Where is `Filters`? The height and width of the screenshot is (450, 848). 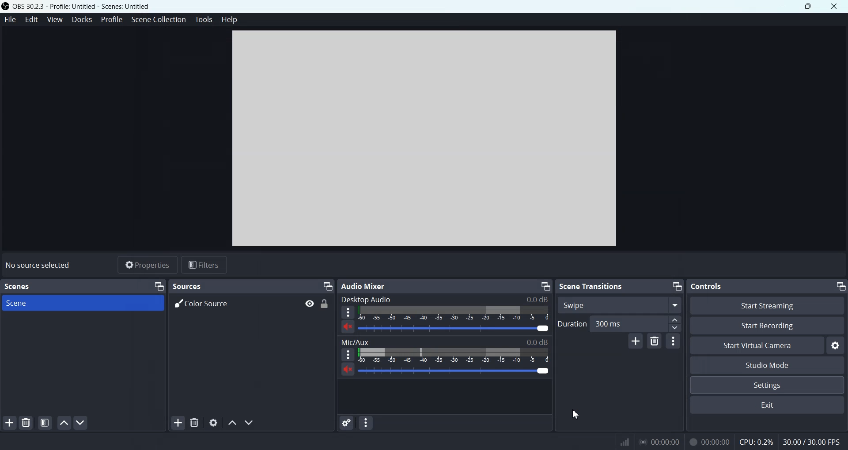
Filters is located at coordinates (206, 264).